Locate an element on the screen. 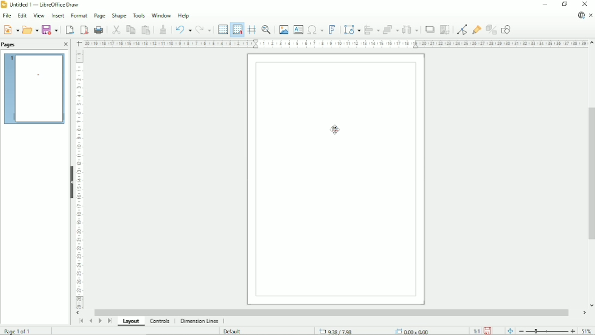 The image size is (595, 335). Distribute is located at coordinates (411, 29).